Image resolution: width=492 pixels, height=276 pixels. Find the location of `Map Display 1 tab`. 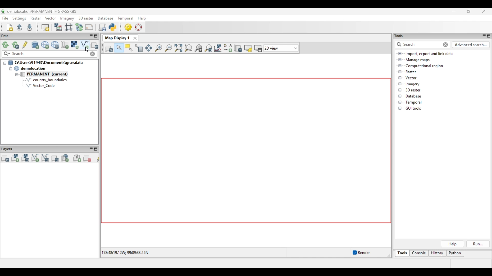

Map Display 1 tab is located at coordinates (117, 38).